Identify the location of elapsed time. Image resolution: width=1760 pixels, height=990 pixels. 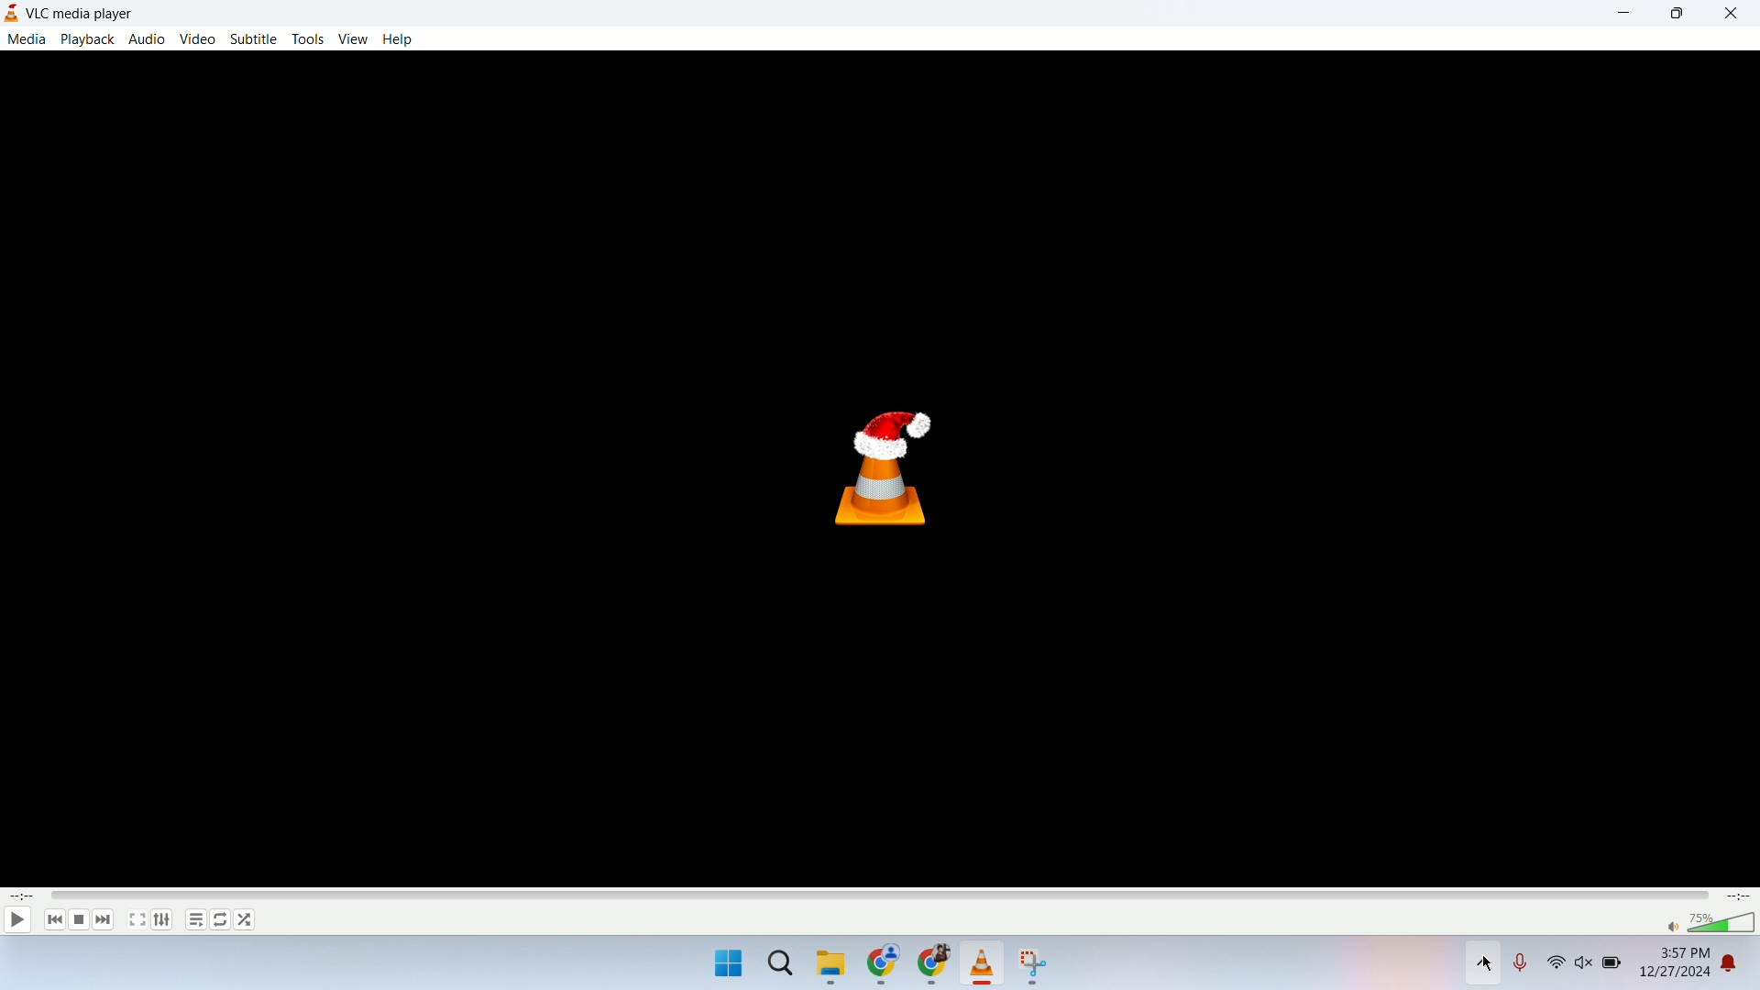
(21, 896).